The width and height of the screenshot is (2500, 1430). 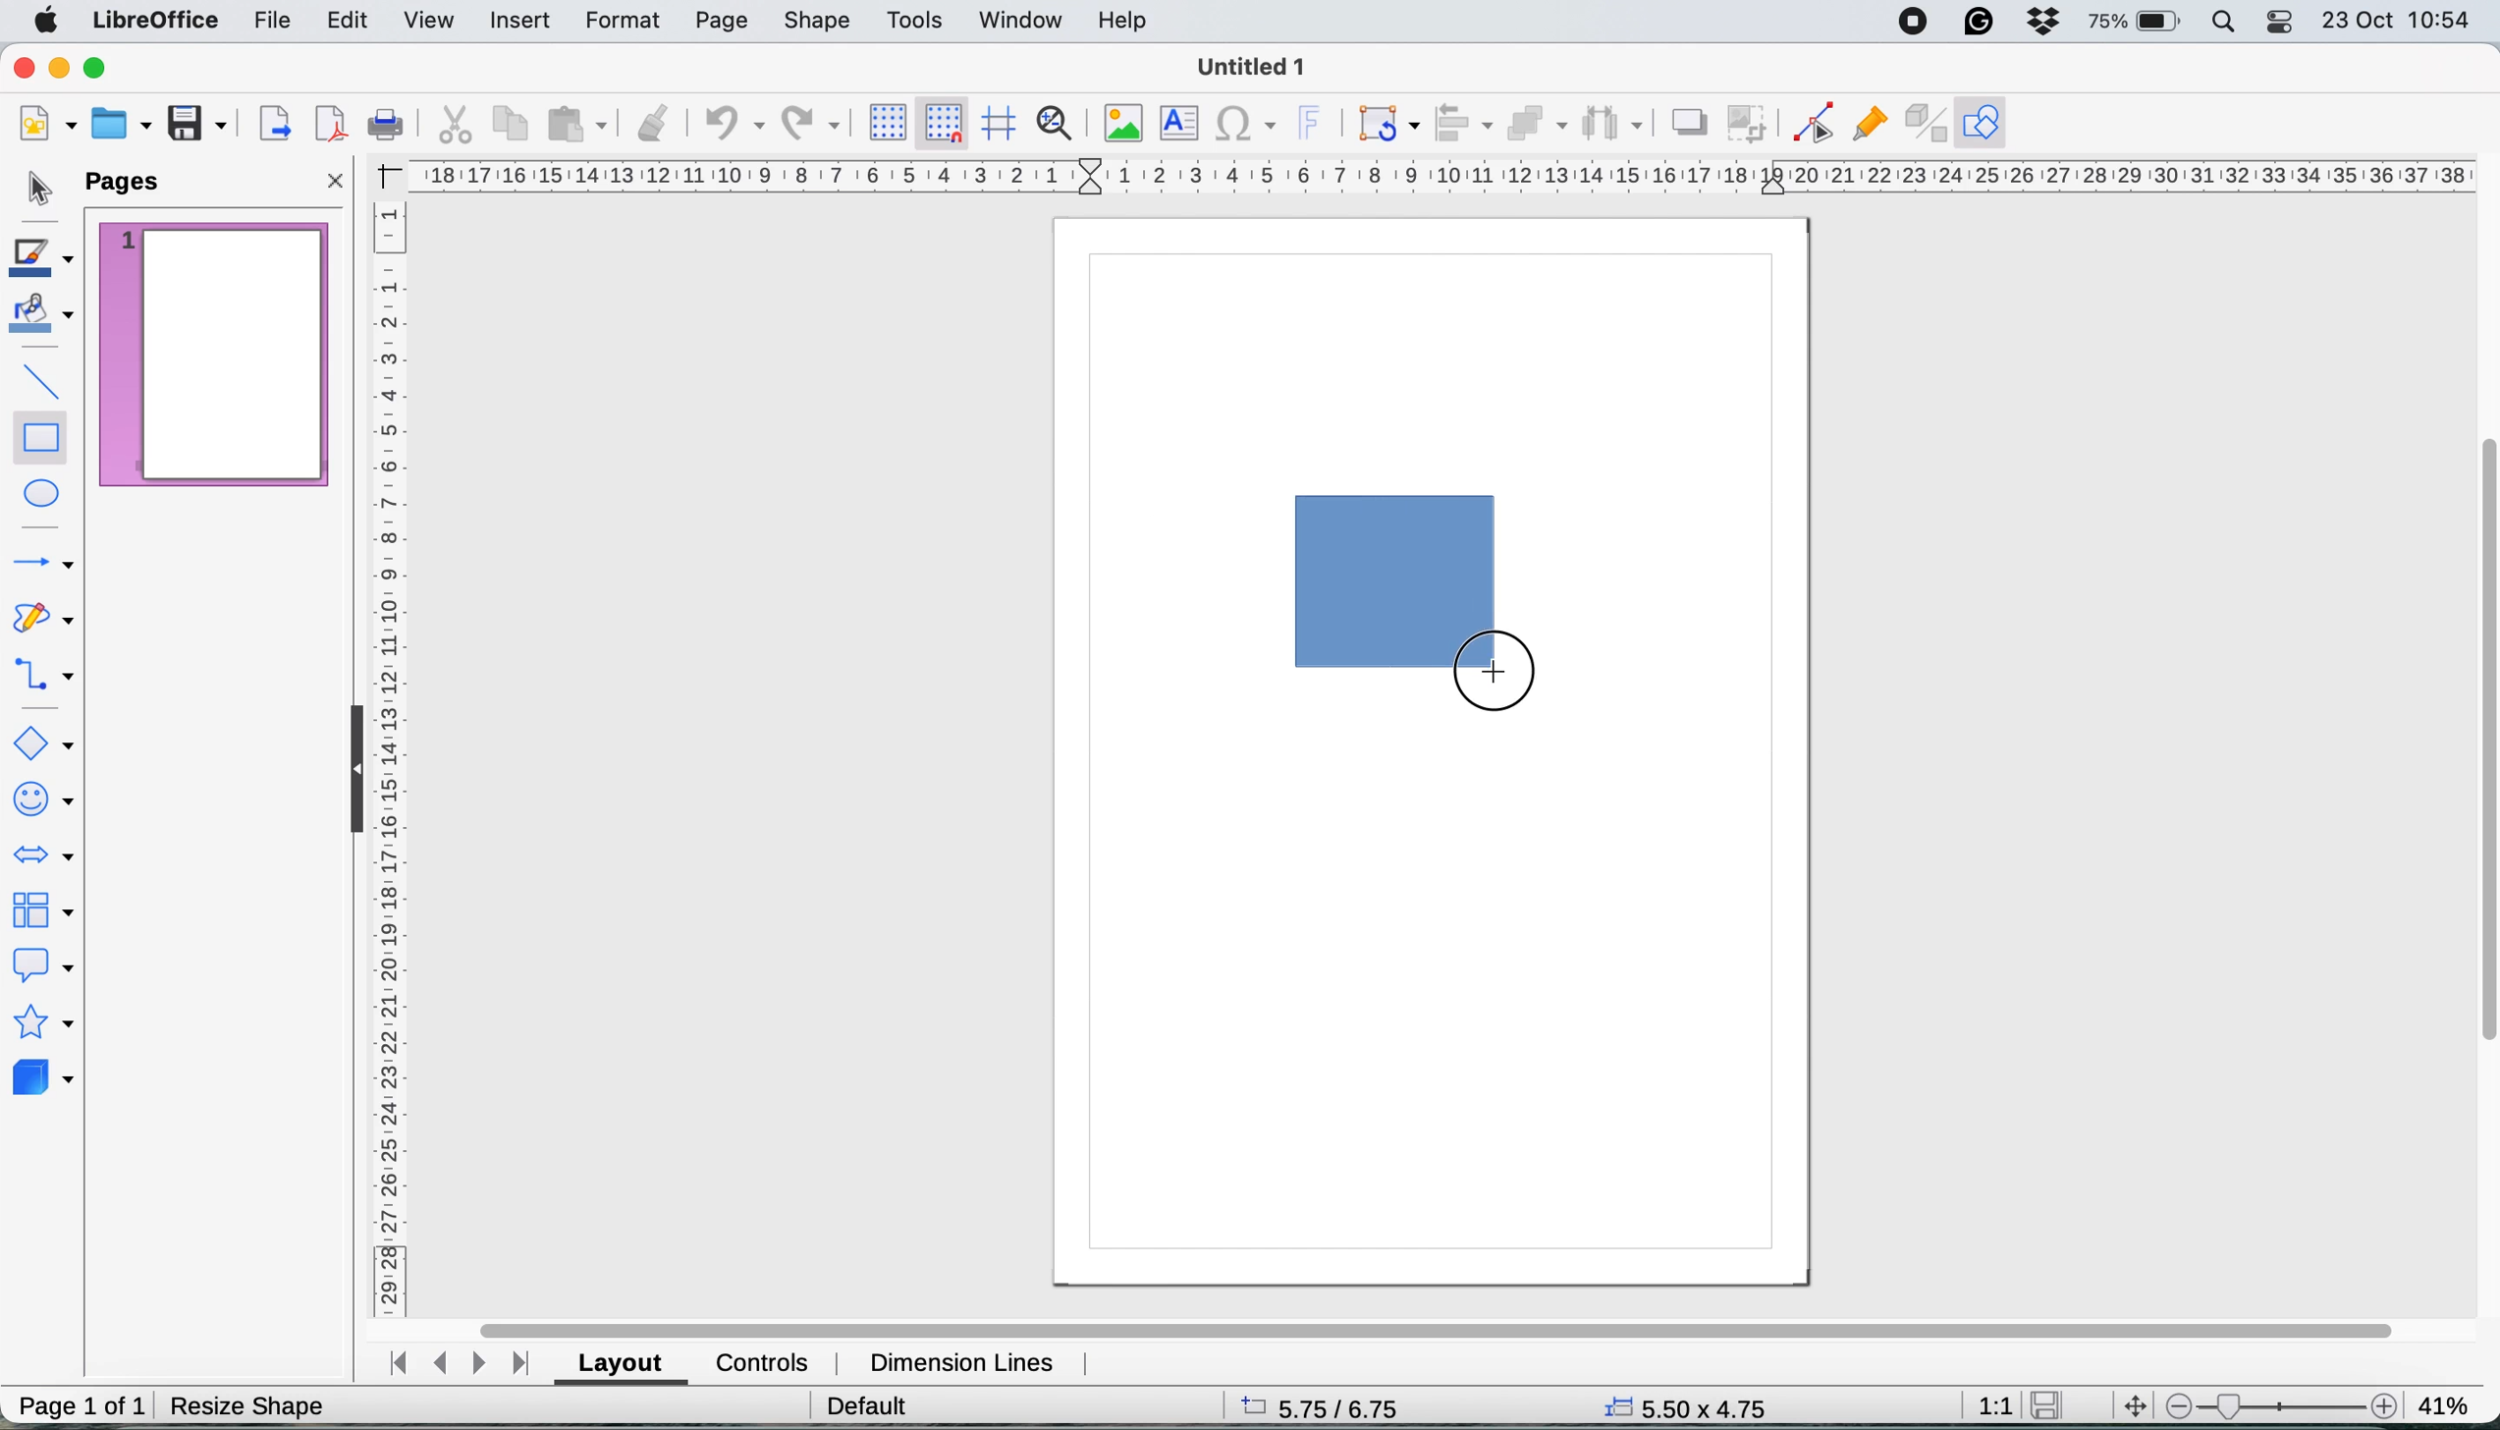 I want to click on close, so click(x=337, y=179).